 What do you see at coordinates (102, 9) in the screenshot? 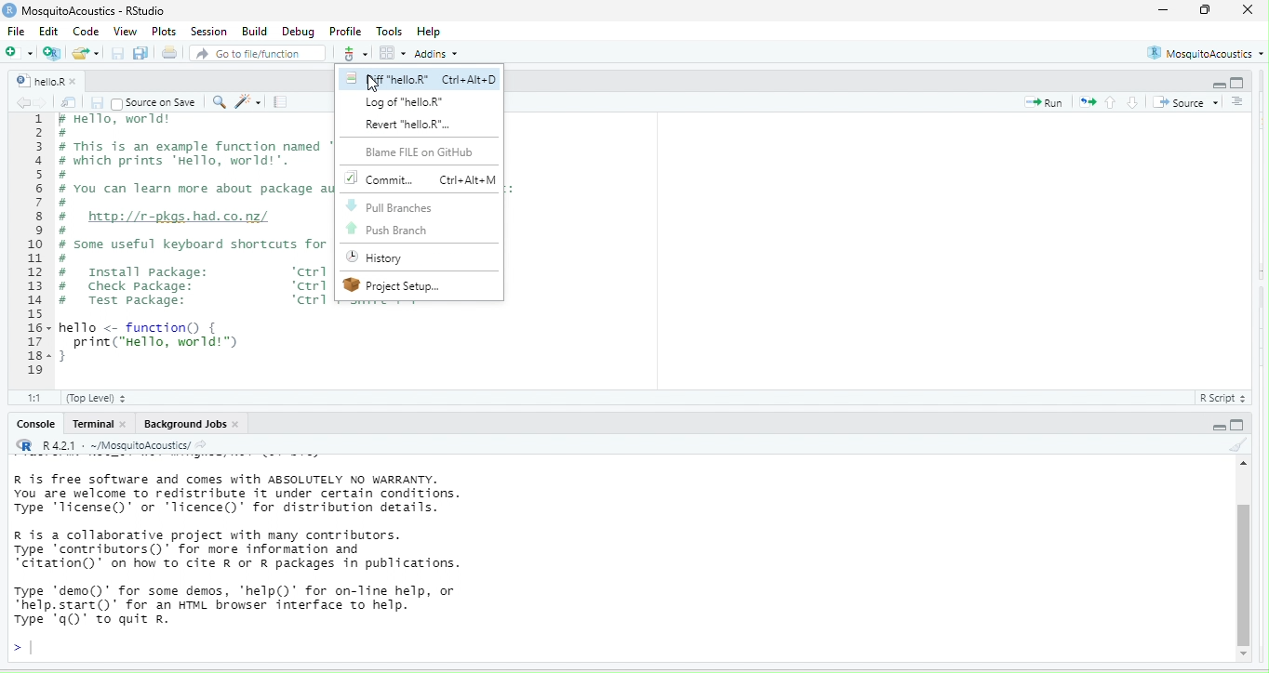
I see `MosquitoAcoustics - RStudio` at bounding box center [102, 9].